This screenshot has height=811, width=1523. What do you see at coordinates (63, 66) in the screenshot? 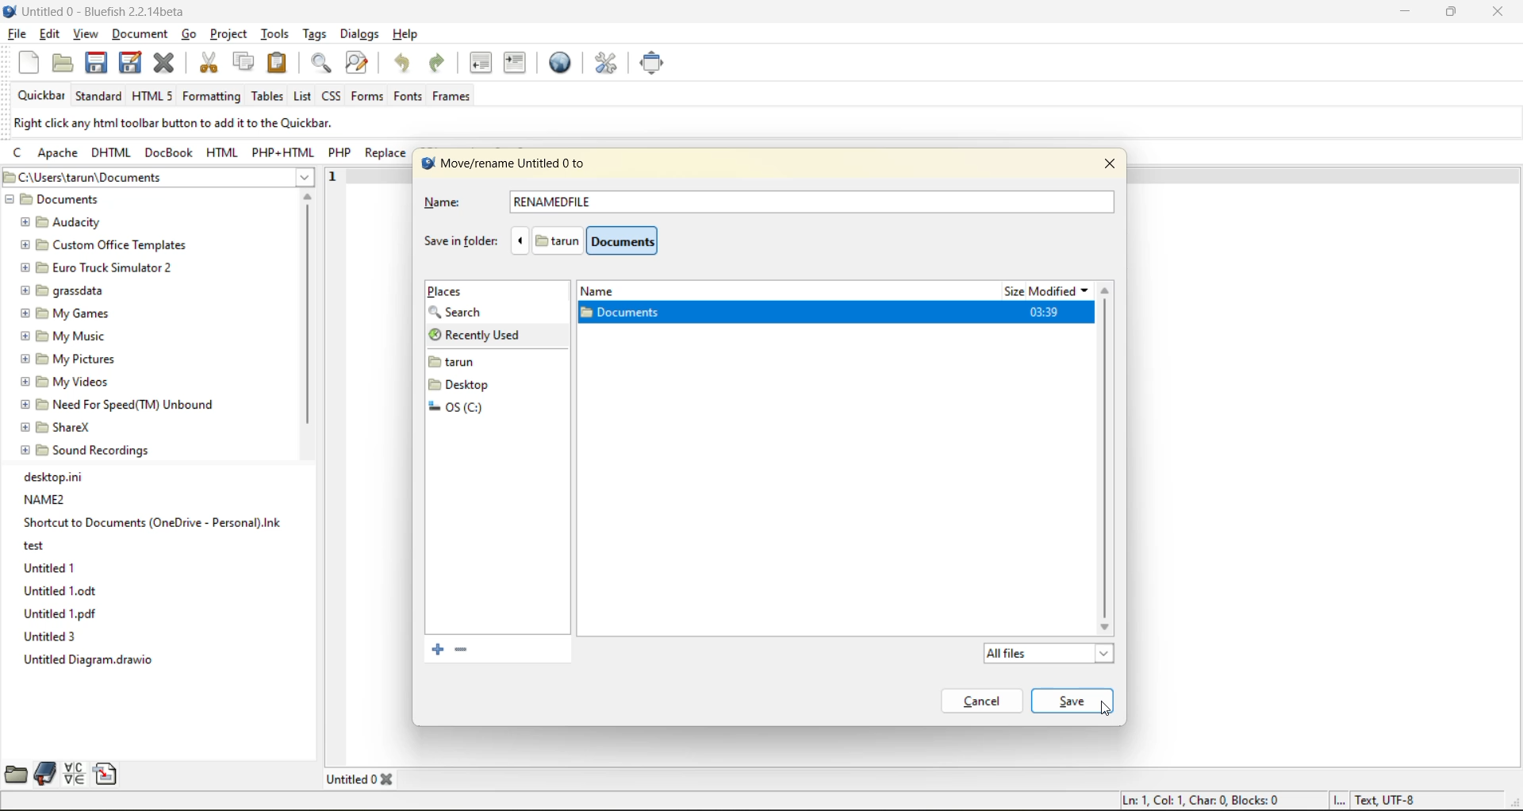
I see `open` at bounding box center [63, 66].